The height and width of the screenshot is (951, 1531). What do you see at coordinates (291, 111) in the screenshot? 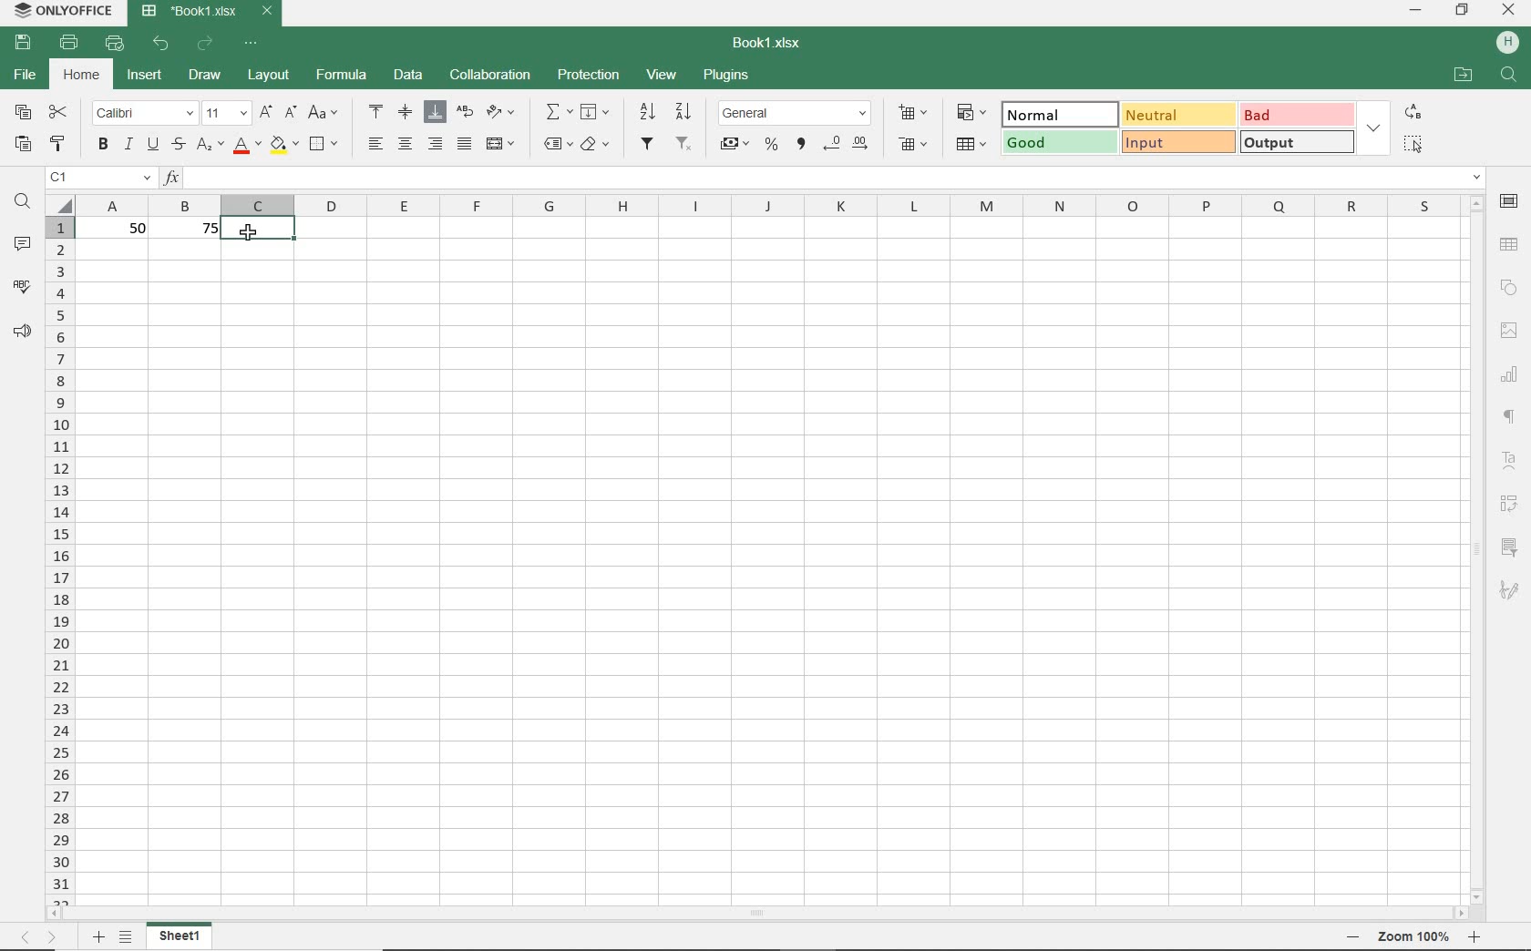
I see `decrement font size` at bounding box center [291, 111].